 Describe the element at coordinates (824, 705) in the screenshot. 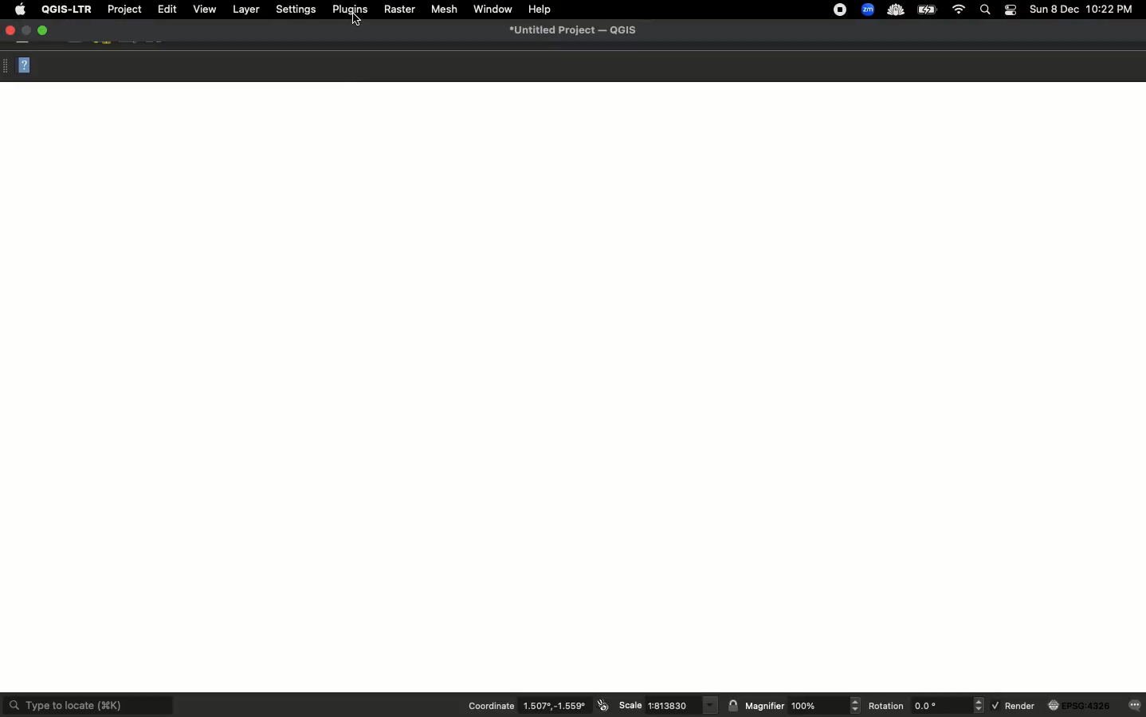

I see `Magnifier` at that location.